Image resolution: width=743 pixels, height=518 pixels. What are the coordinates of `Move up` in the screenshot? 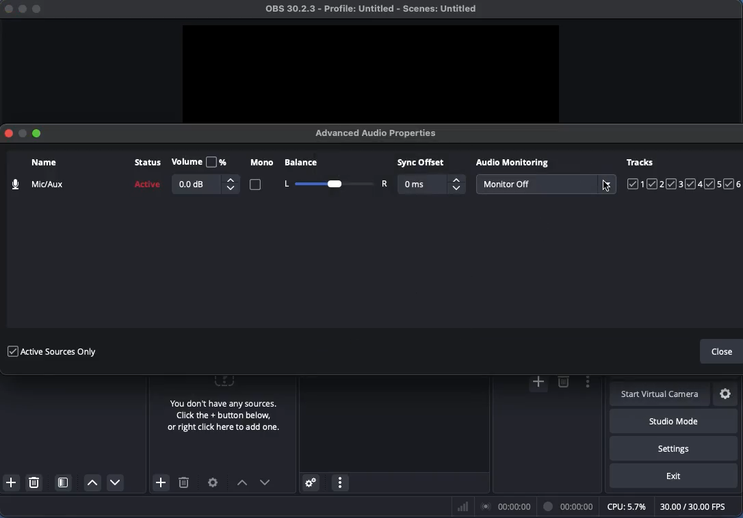 It's located at (92, 483).